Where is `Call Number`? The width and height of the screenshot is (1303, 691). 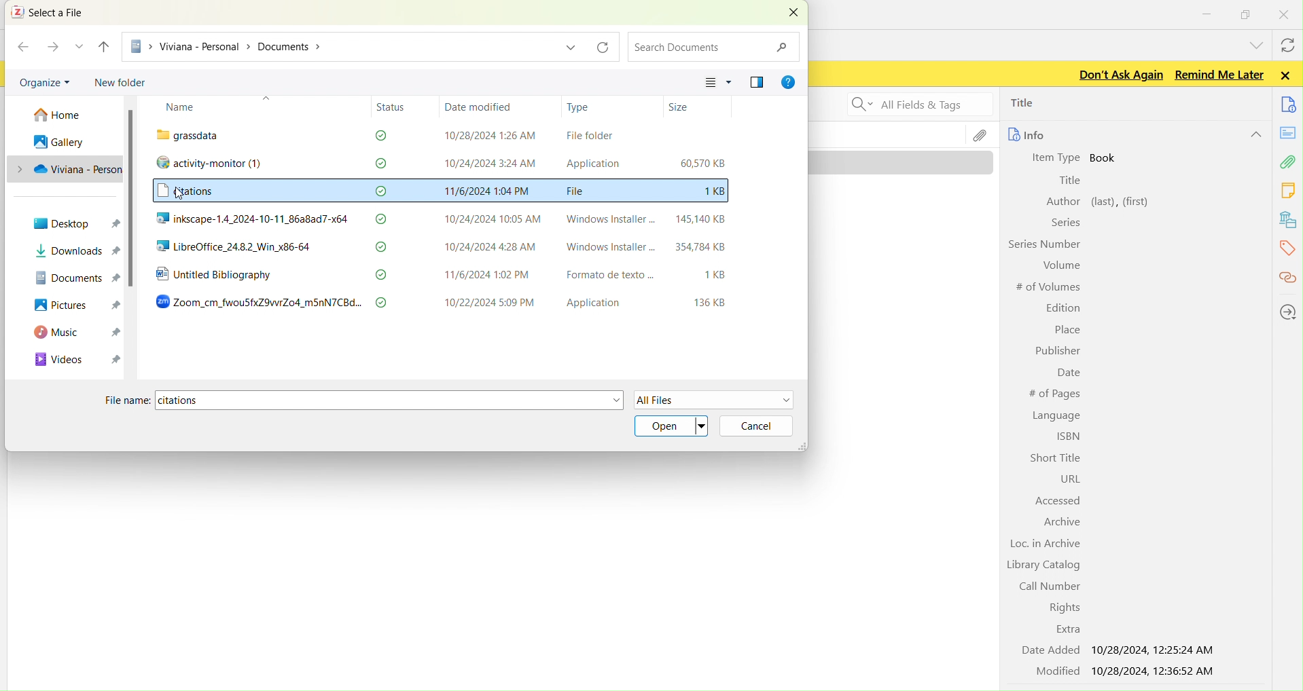
Call Number is located at coordinates (1051, 585).